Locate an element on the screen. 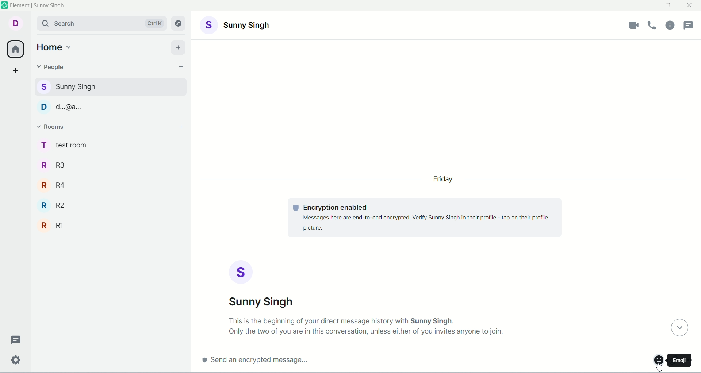 Image resolution: width=701 pixels, height=373 pixels. logo is located at coordinates (5, 5).